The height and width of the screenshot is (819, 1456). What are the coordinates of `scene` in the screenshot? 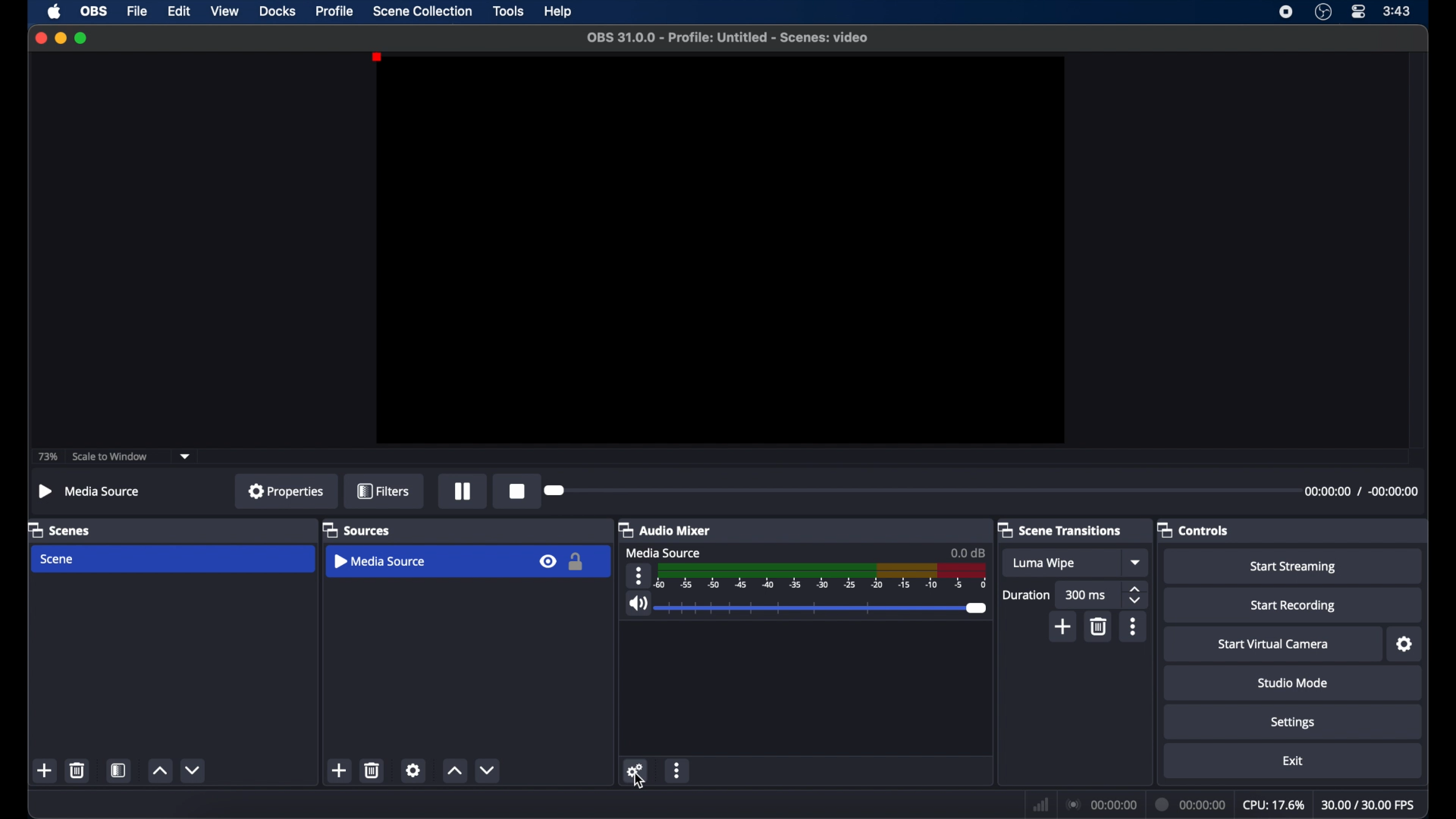 It's located at (58, 560).